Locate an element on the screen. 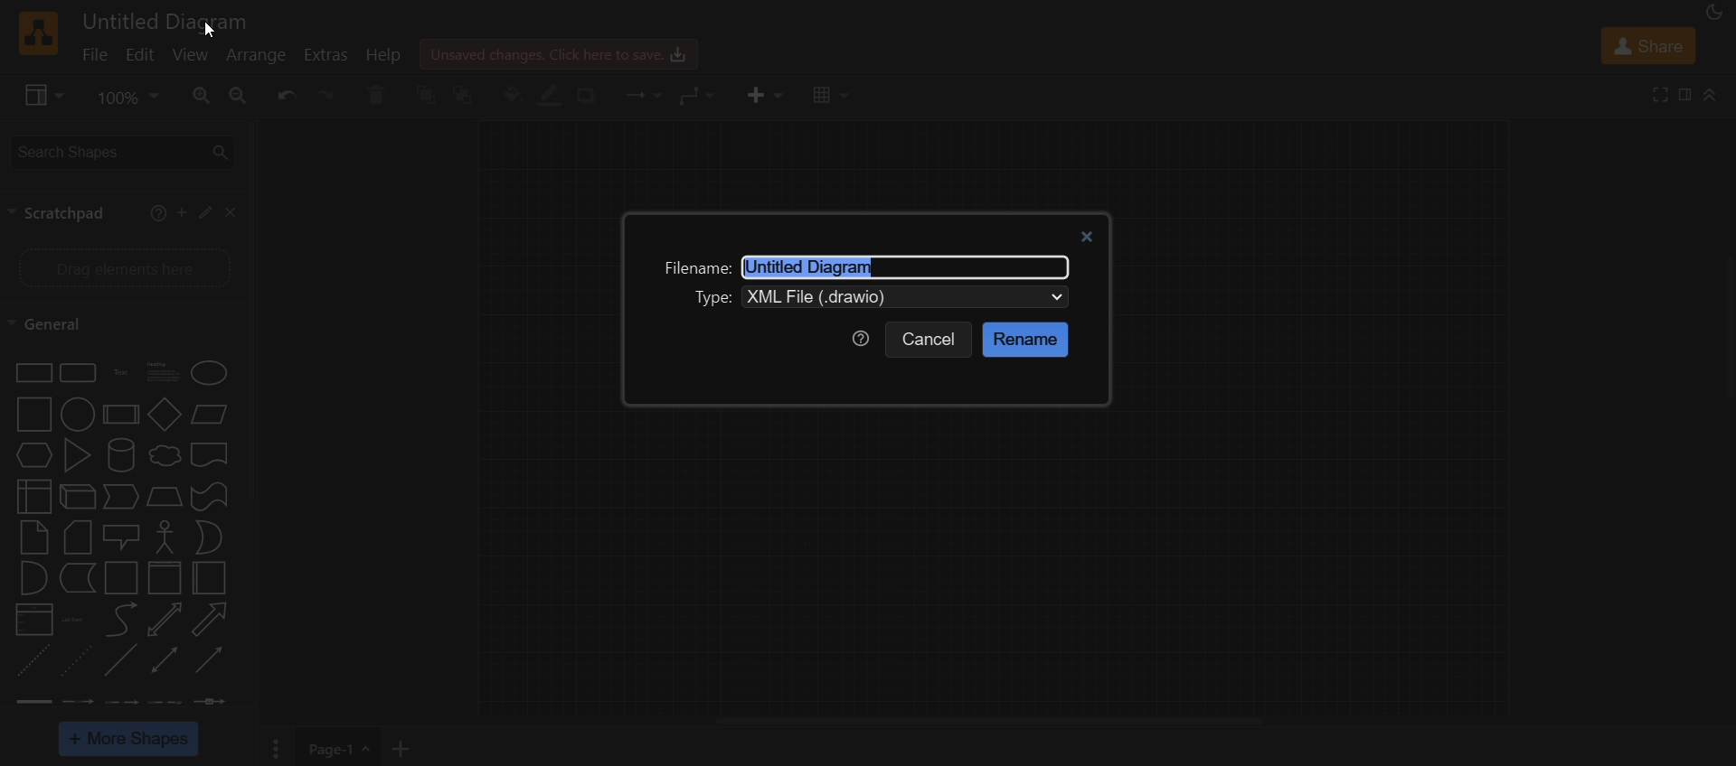 This screenshot has height=766, width=1736. close is located at coordinates (1090, 235).